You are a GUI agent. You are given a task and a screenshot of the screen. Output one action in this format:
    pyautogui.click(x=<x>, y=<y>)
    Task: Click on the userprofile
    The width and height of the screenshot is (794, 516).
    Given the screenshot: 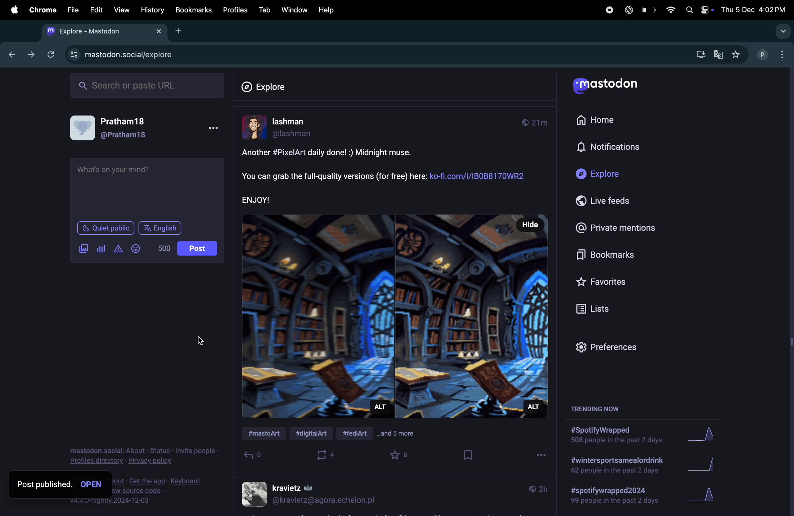 What is the action you would take?
    pyautogui.click(x=298, y=128)
    